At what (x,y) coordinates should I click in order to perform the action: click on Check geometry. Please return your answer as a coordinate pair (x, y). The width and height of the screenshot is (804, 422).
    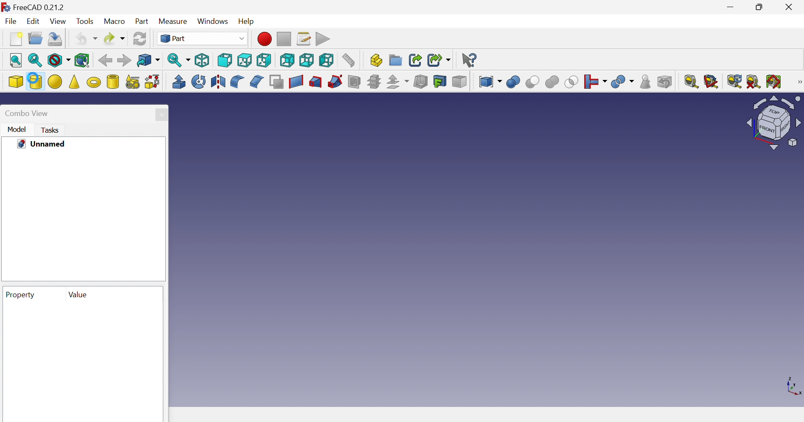
    Looking at the image, I should click on (644, 82).